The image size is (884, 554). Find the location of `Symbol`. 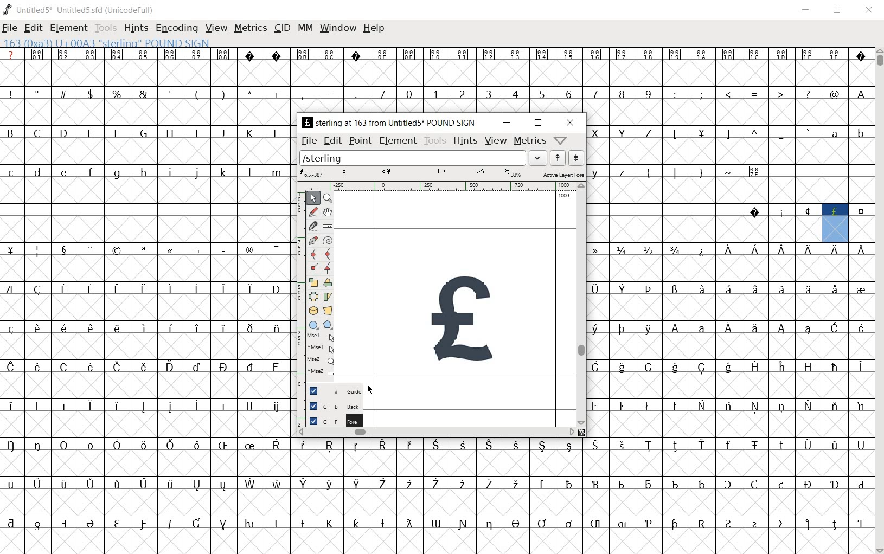

Symbol is located at coordinates (304, 484).